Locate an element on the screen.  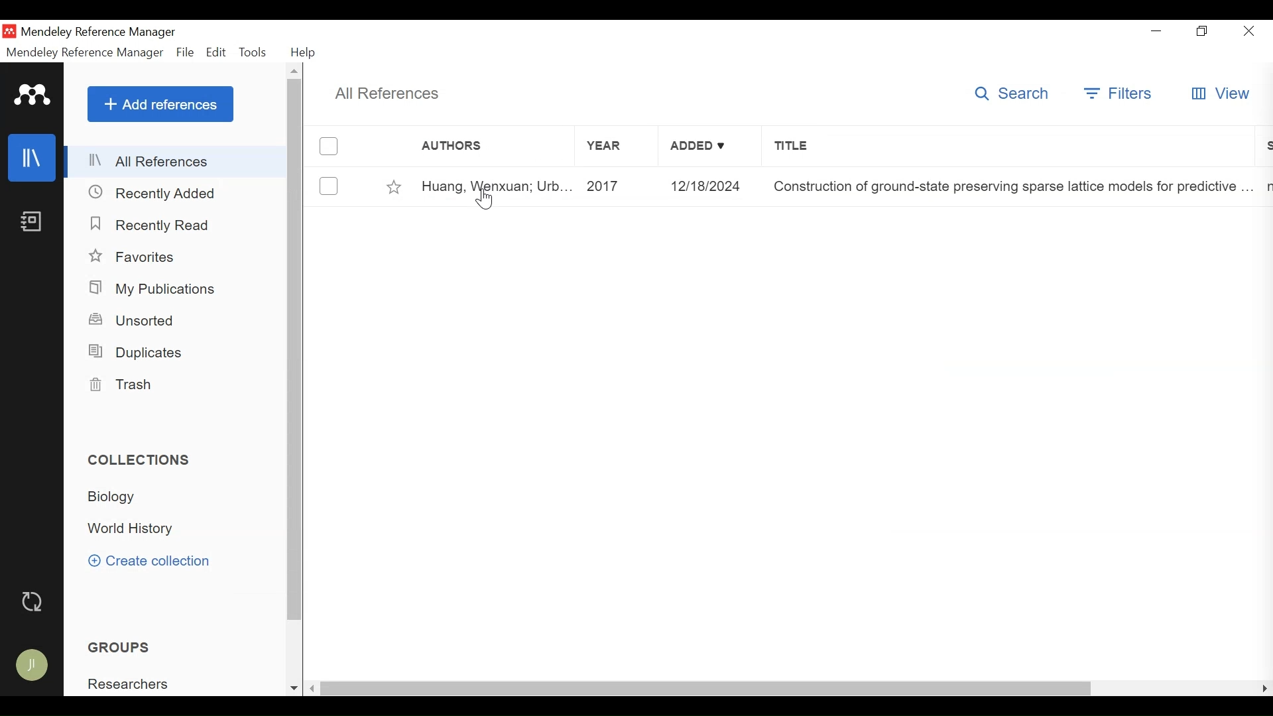
Scroll Left is located at coordinates (312, 689).